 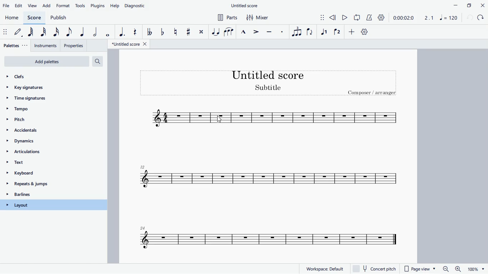 I want to click on repeats & jumps, so click(x=46, y=184).